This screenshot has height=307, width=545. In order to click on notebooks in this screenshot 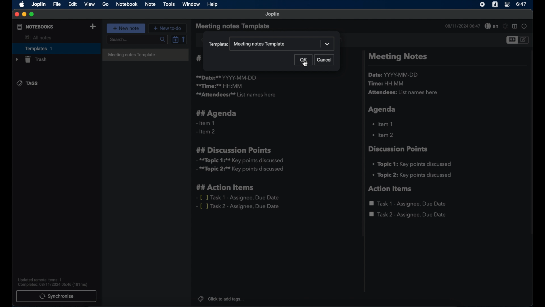, I will do `click(35, 27)`.